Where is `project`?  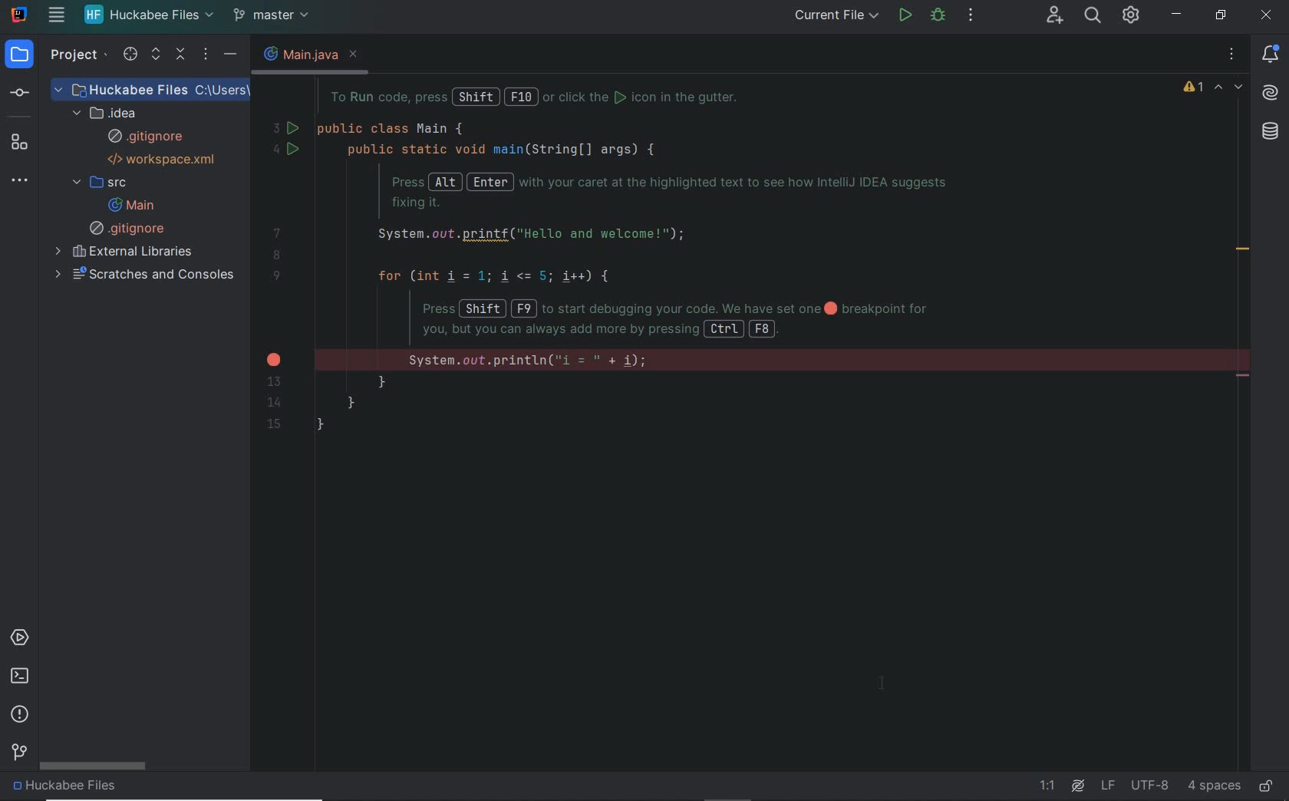 project is located at coordinates (21, 55).